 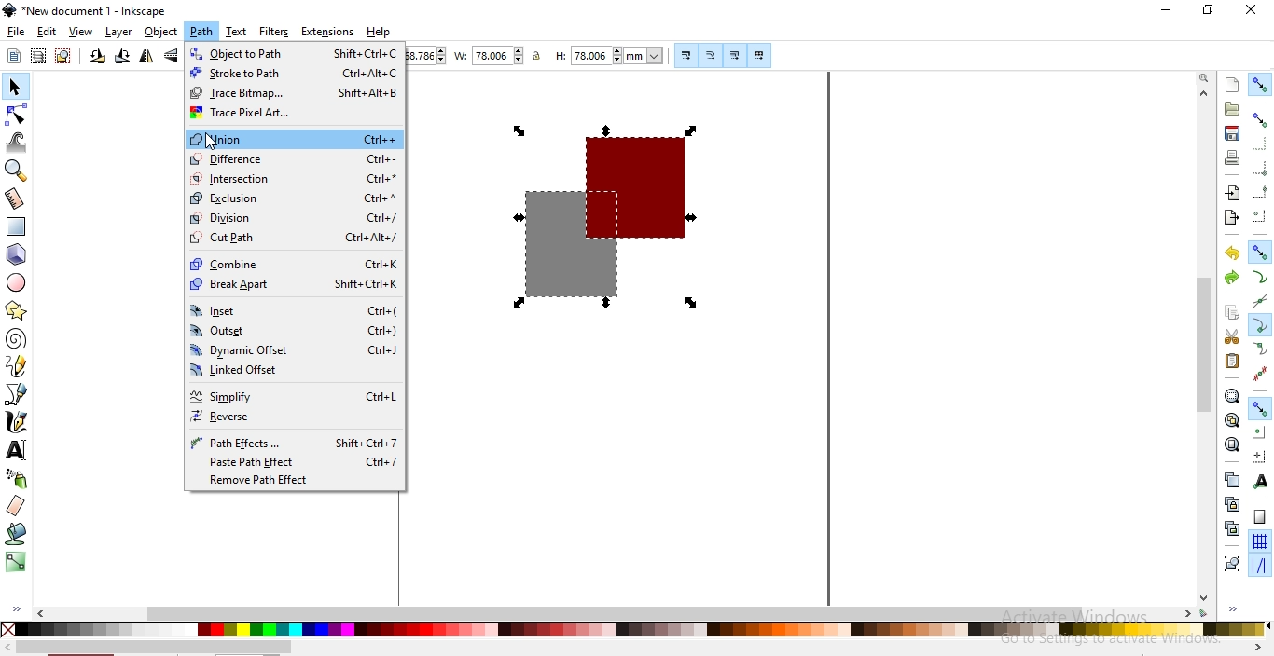 What do you see at coordinates (1261, 166) in the screenshot?
I see `snap bounding box corners` at bounding box center [1261, 166].